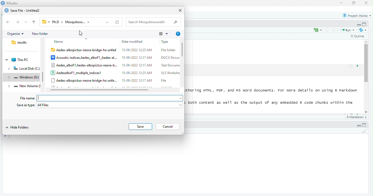  I want to click on close, so click(181, 11).